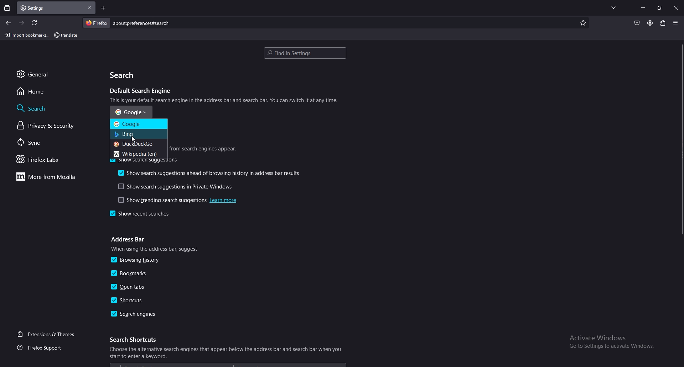 The width and height of the screenshot is (684, 367). Describe the element at coordinates (7, 8) in the screenshot. I see `recent browsing` at that location.